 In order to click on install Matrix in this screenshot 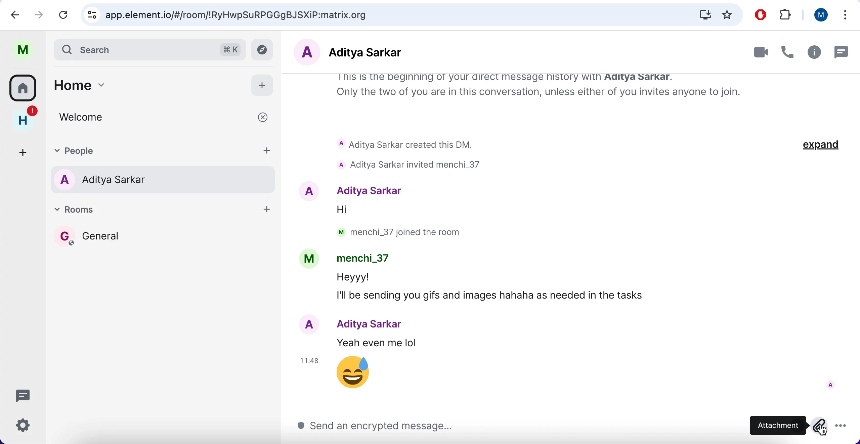, I will do `click(706, 13)`.